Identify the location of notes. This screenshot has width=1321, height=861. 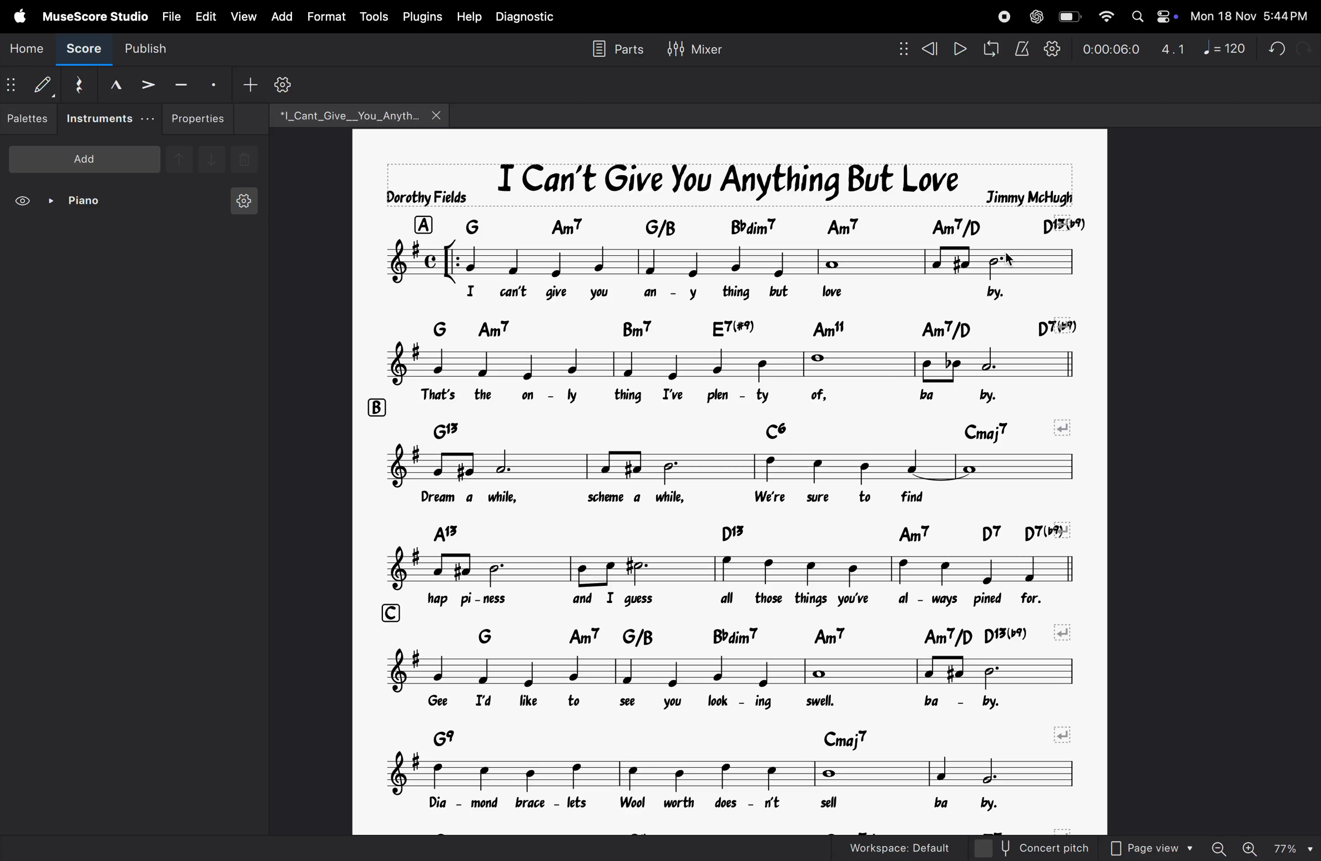
(736, 497).